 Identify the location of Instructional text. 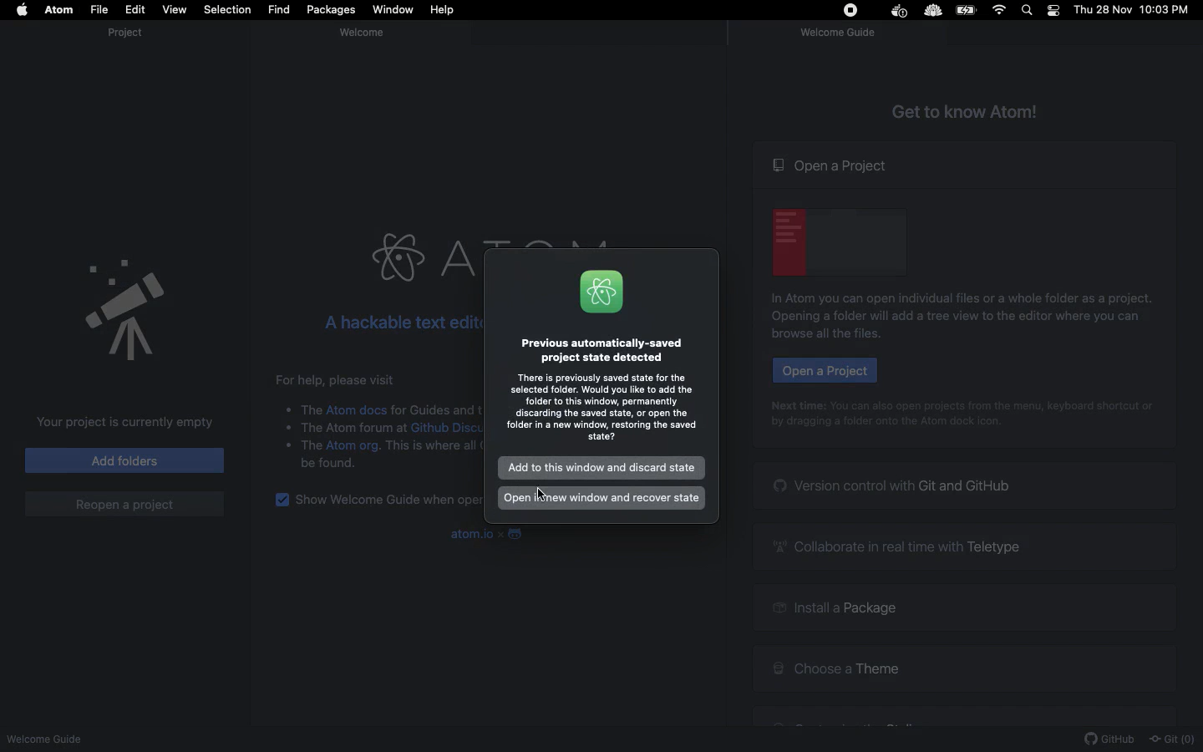
(952, 298).